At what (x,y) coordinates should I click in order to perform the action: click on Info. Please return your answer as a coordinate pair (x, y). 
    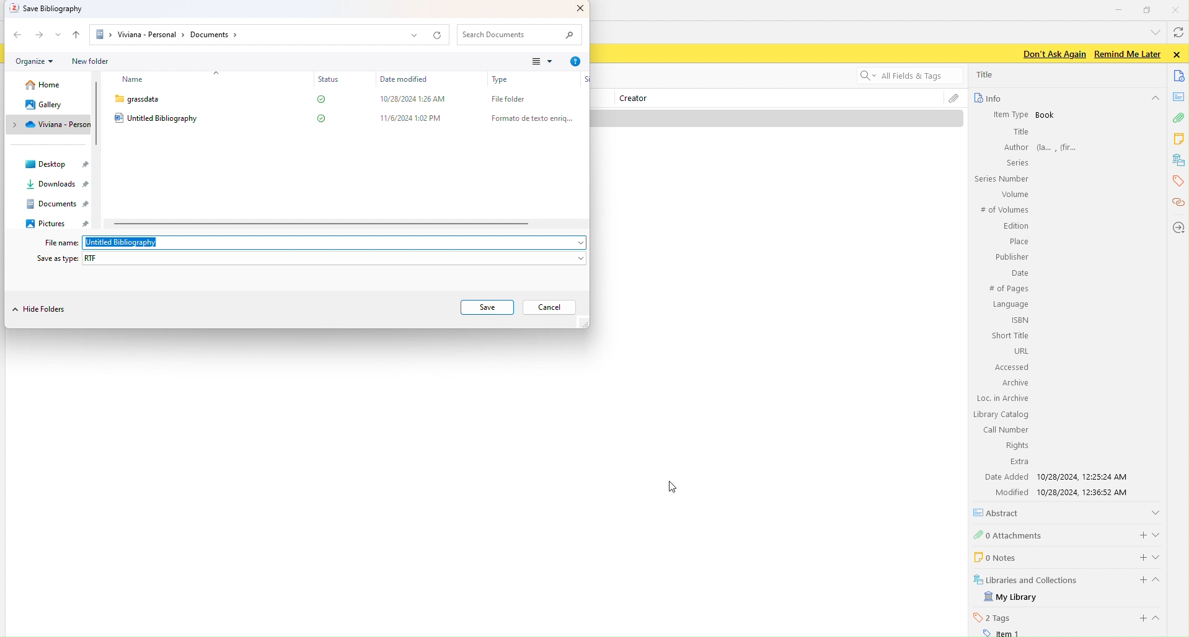
    Looking at the image, I should click on (987, 98).